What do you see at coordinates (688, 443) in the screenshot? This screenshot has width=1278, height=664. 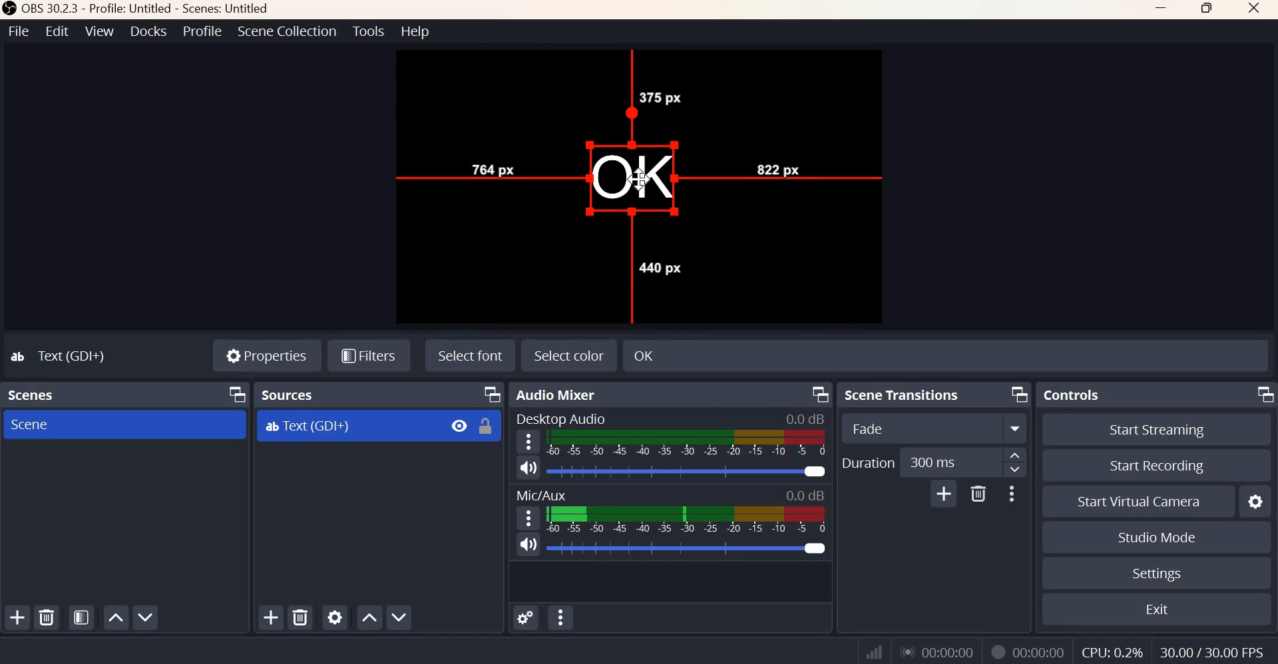 I see `Volume Meter` at bounding box center [688, 443].